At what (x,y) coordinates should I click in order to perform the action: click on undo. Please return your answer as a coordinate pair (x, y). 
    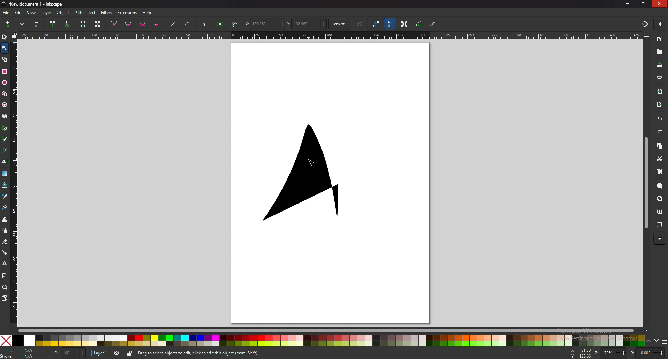
    Looking at the image, I should click on (660, 119).